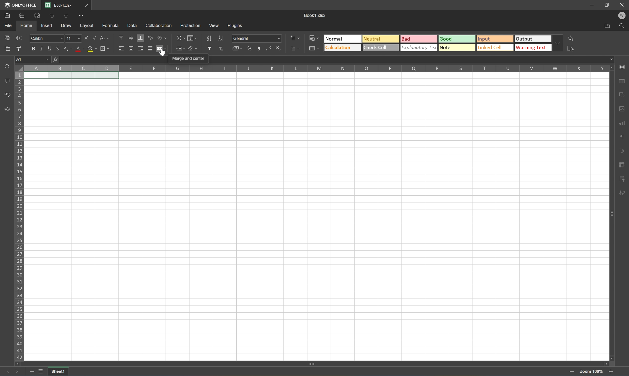 Image resolution: width=629 pixels, height=376 pixels. I want to click on Good, so click(458, 39).